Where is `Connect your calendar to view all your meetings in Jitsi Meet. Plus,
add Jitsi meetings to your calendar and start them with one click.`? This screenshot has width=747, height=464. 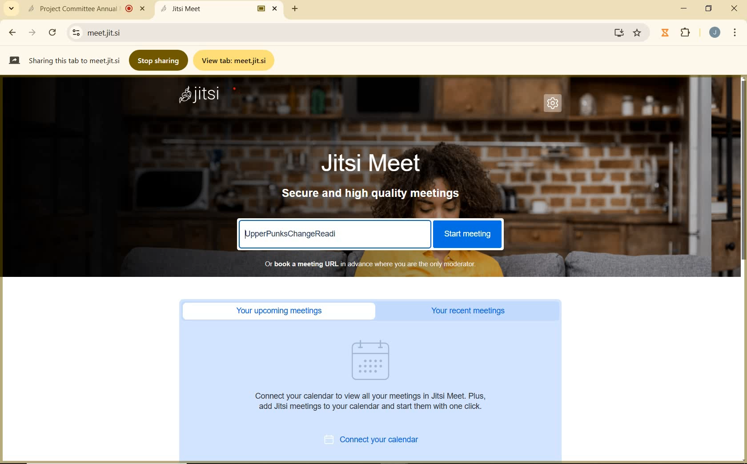
Connect your calendar to view all your meetings in Jitsi Meet. Plus,
add Jitsi meetings to your calendar and start them with one click. is located at coordinates (373, 401).